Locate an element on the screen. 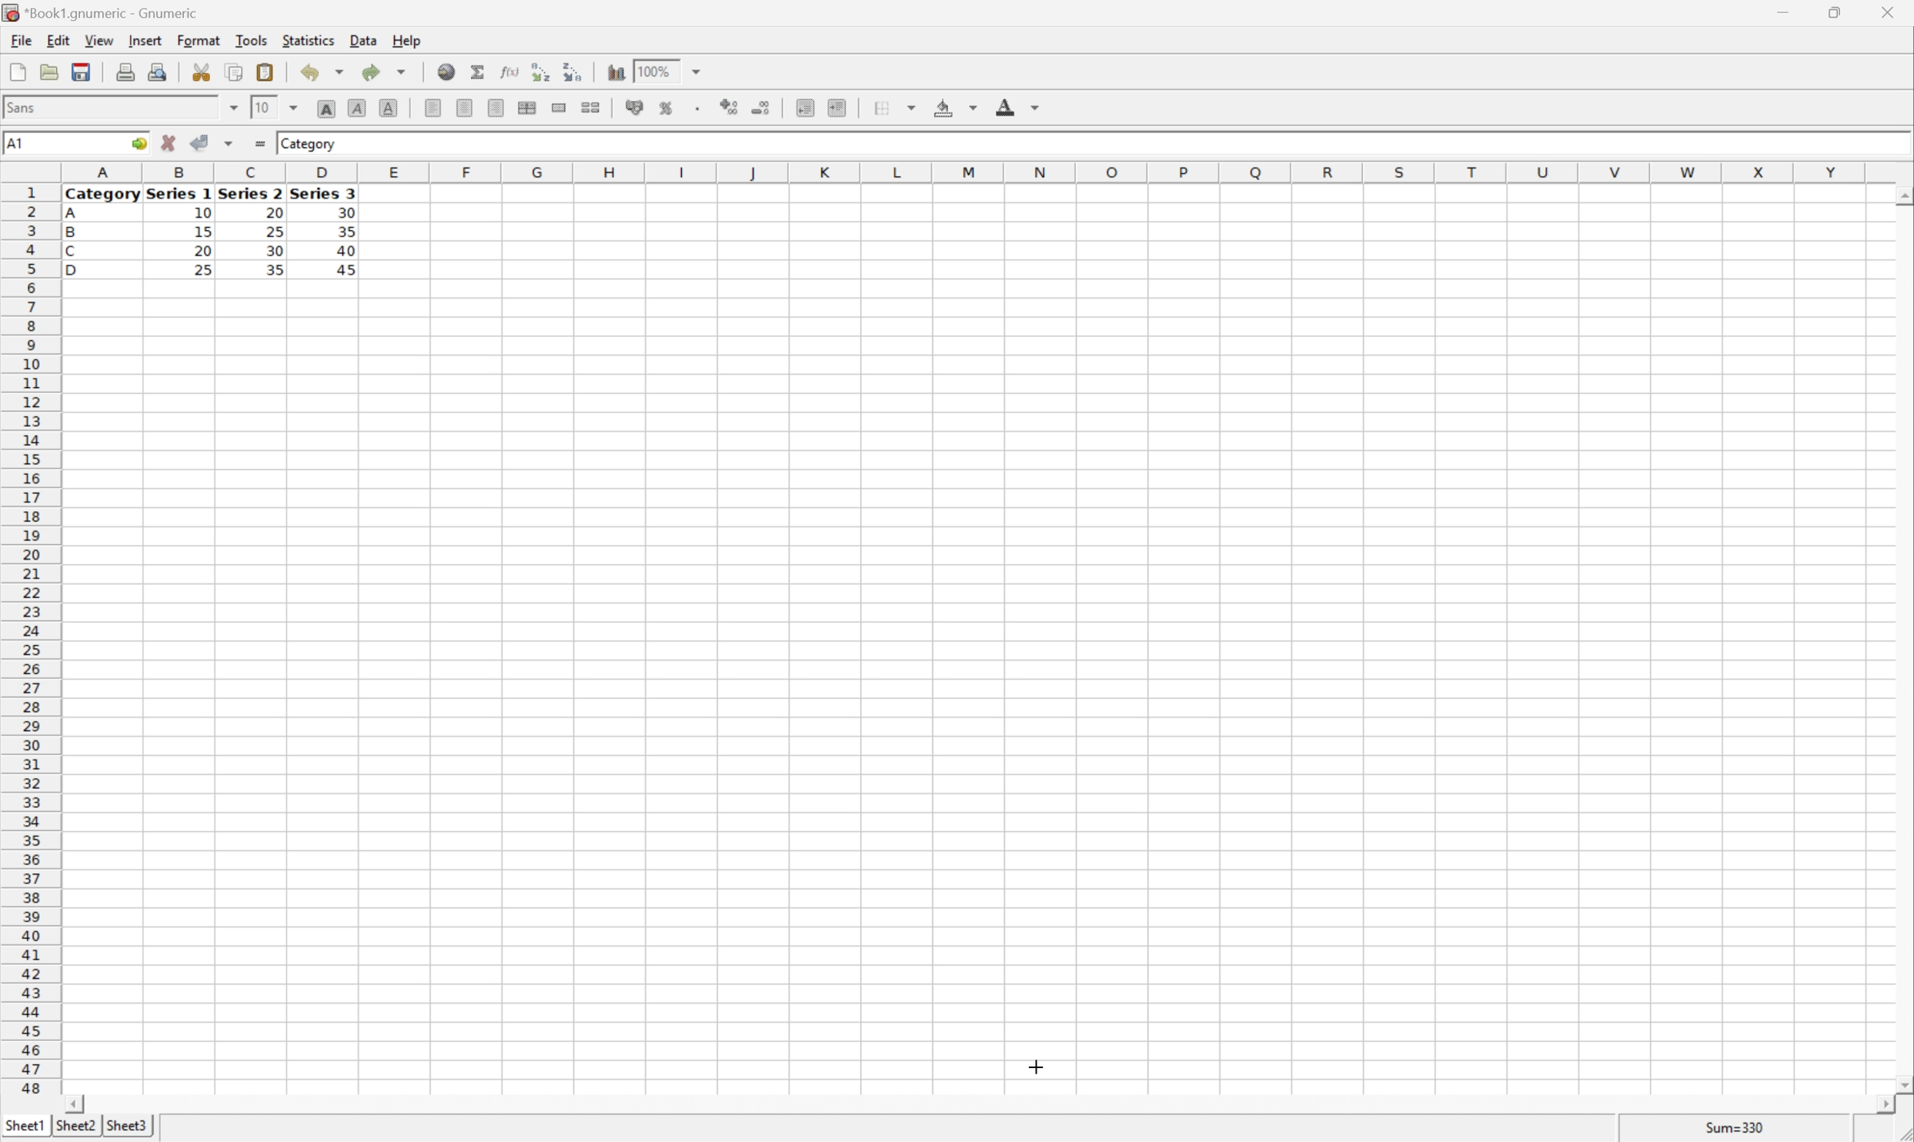 Image resolution: width=1914 pixels, height=1142 pixels. Paste clipboard is located at coordinates (265, 70).